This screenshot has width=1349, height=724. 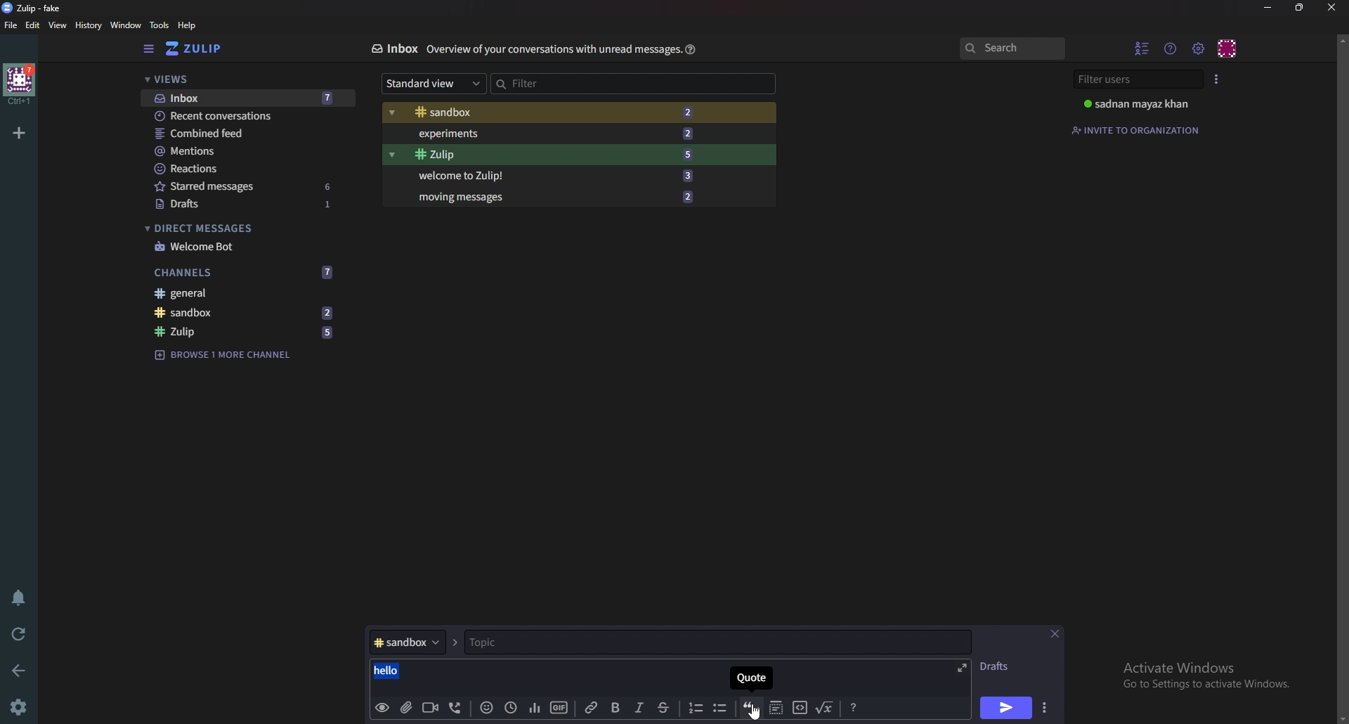 What do you see at coordinates (535, 709) in the screenshot?
I see `poll` at bounding box center [535, 709].